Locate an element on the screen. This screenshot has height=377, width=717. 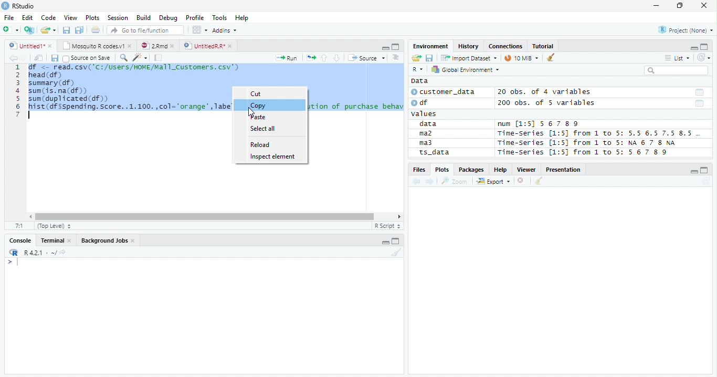
Search is located at coordinates (675, 70).